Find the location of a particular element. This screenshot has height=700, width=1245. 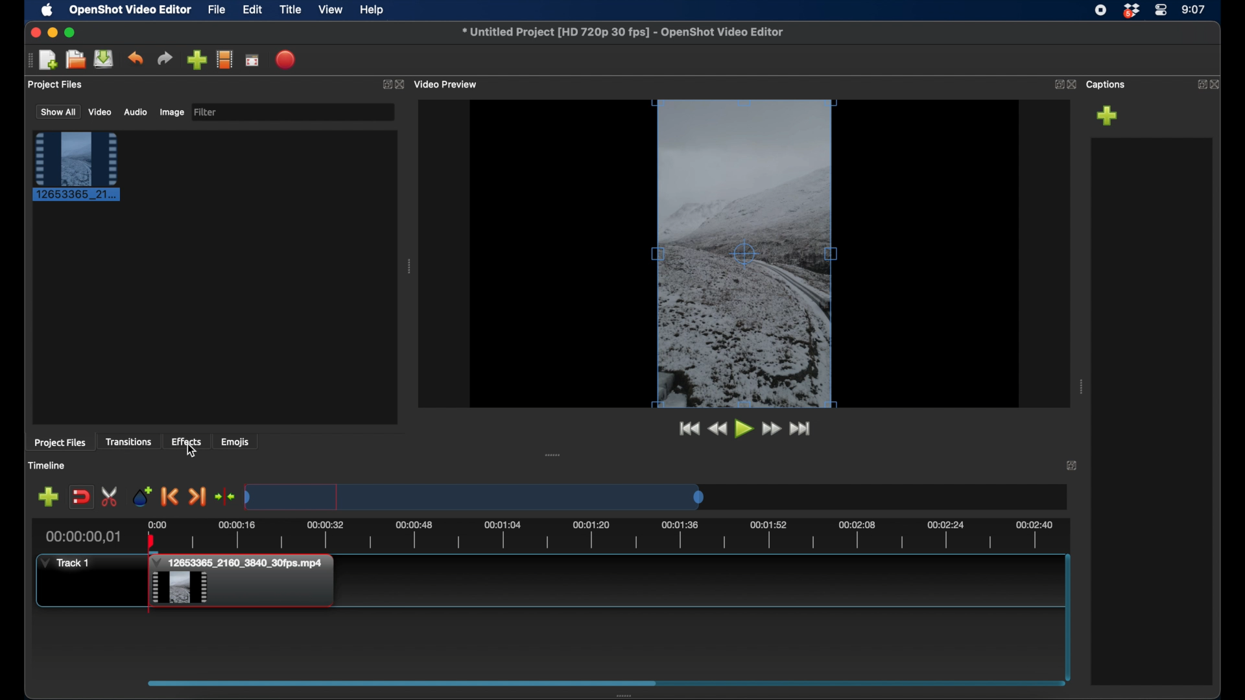

add is located at coordinates (1108, 115).